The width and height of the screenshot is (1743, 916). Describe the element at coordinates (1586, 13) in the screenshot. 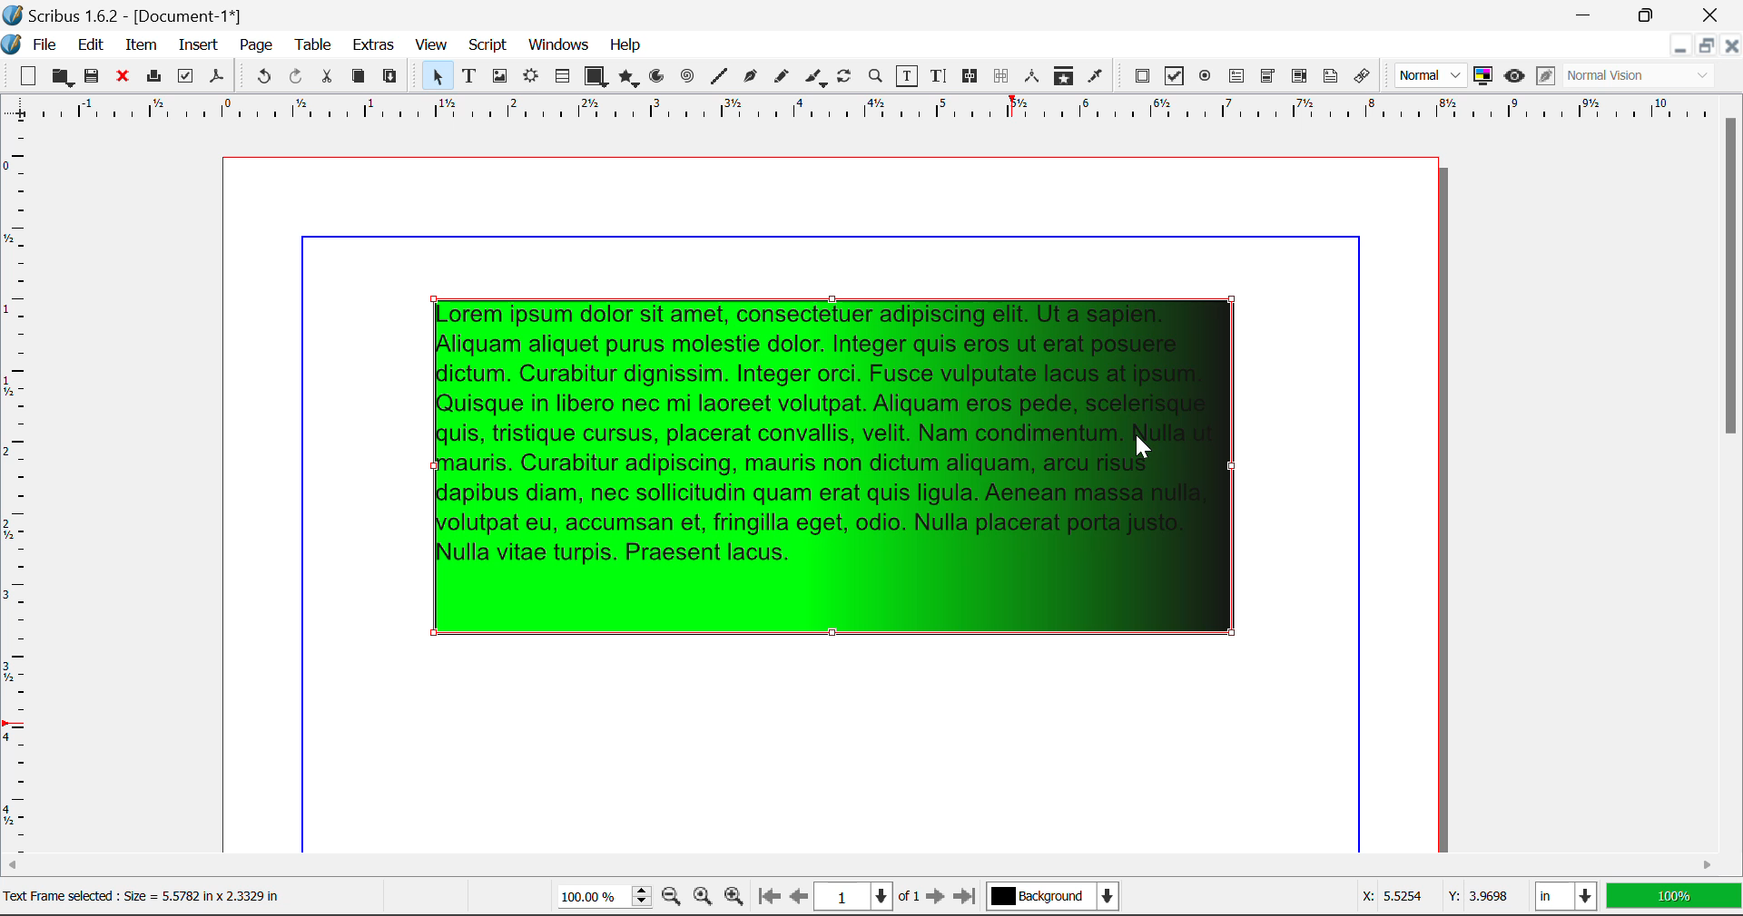

I see `Restore Down` at that location.